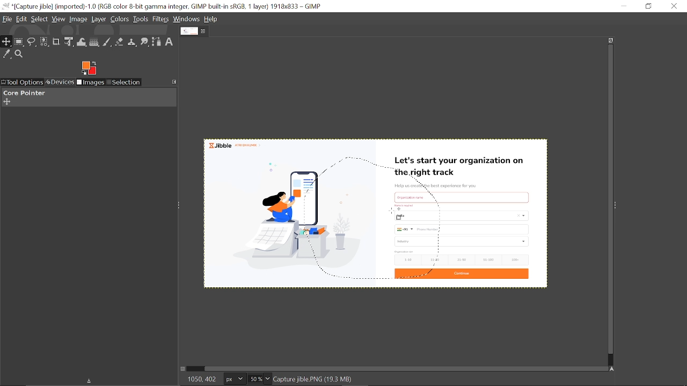 This screenshot has height=386, width=687. Describe the element at coordinates (254, 379) in the screenshot. I see `Current Zoom` at that location.